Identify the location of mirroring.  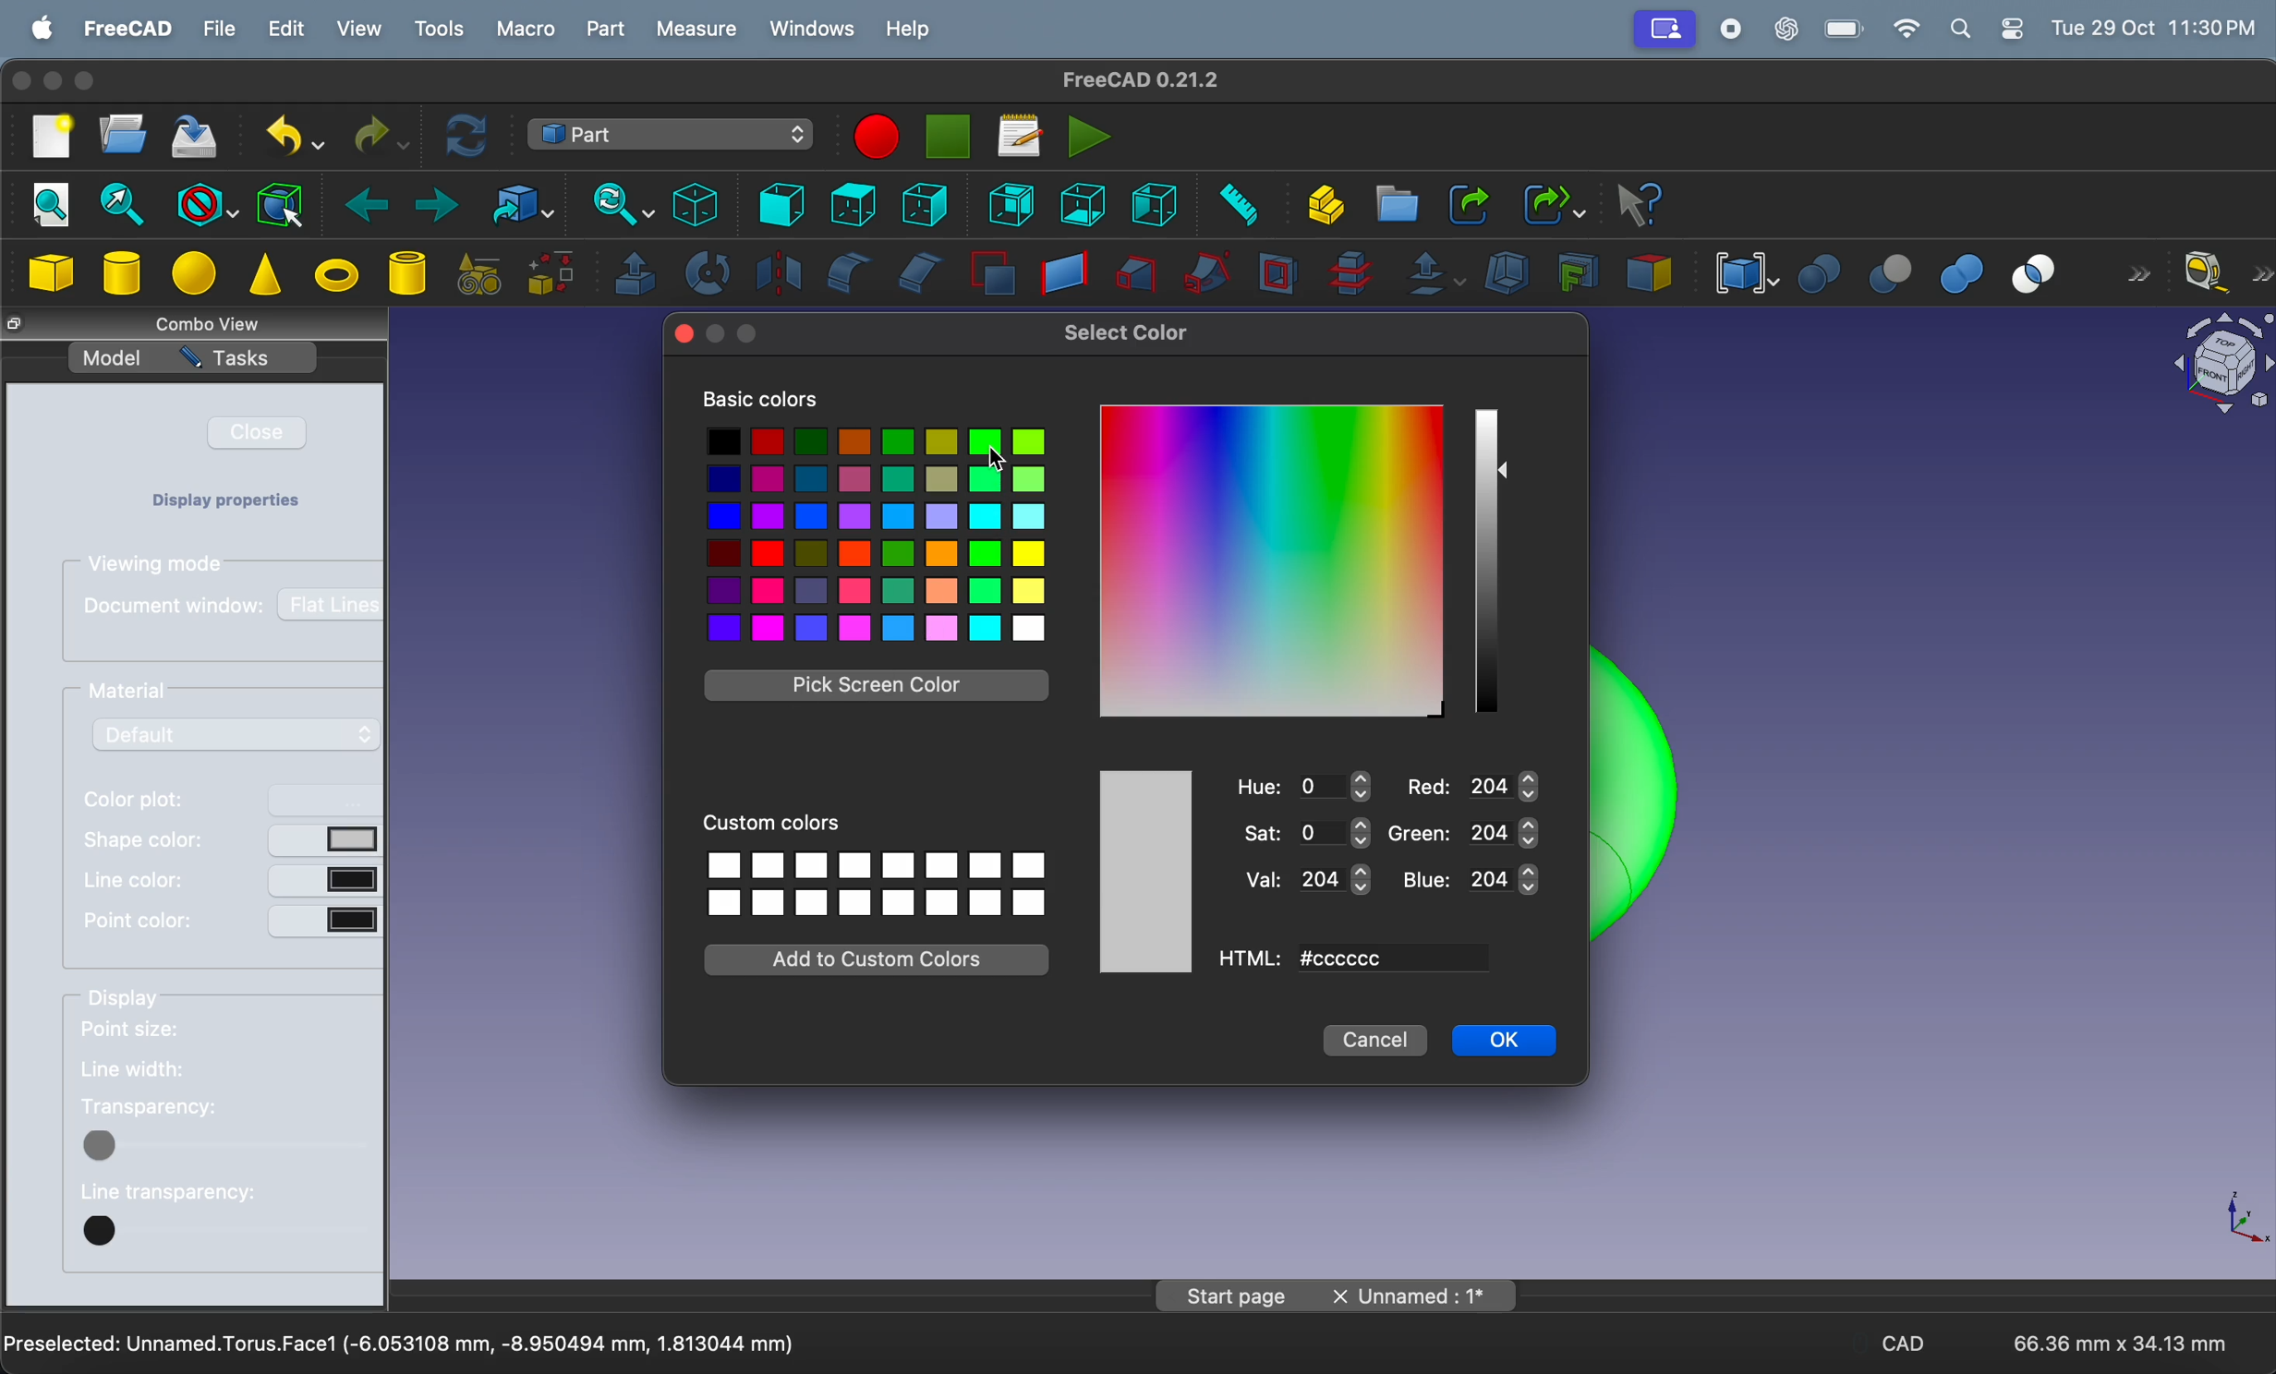
(774, 272).